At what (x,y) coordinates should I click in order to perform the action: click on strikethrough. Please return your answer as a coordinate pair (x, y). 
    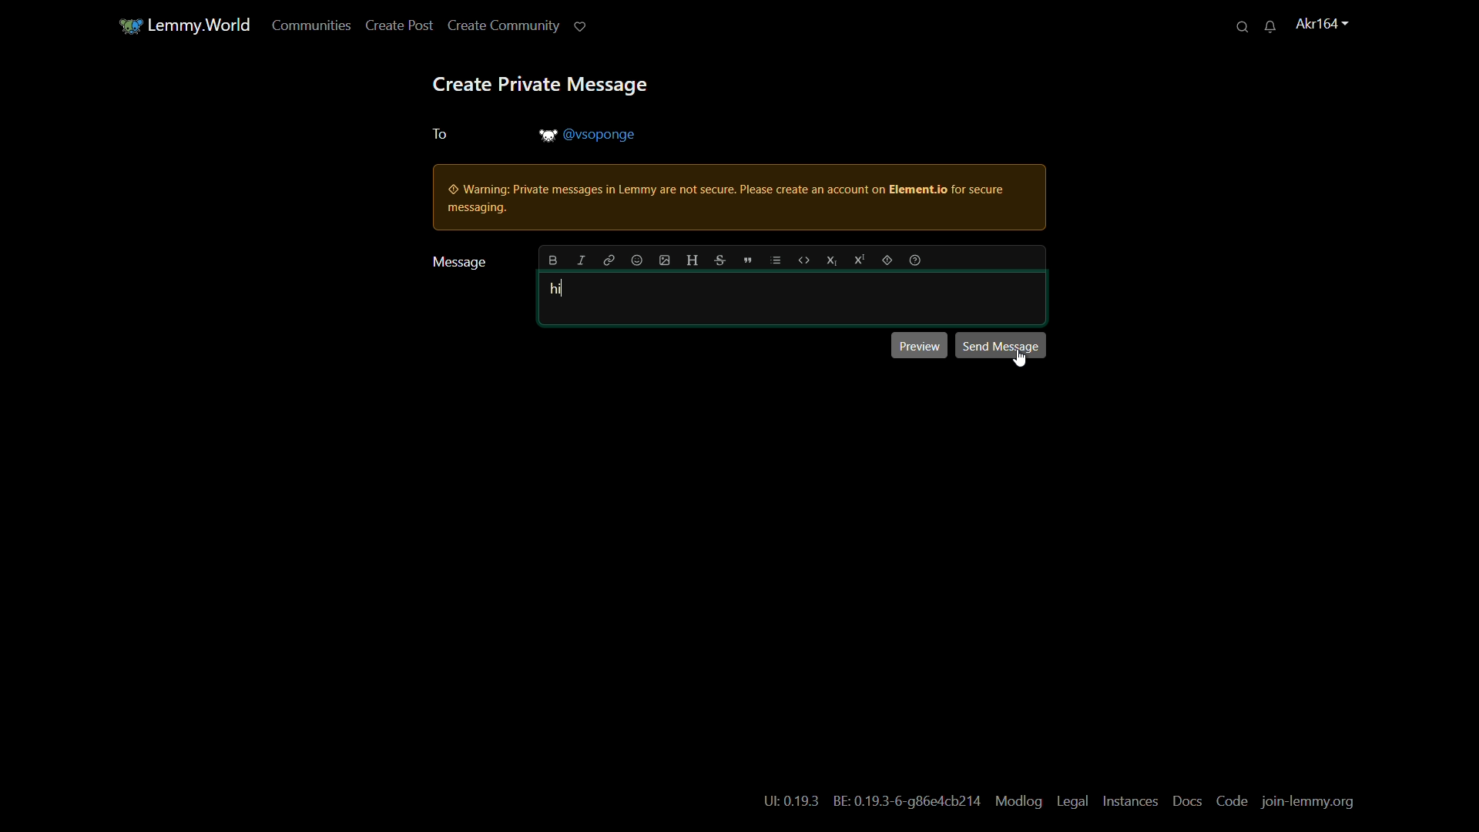
    Looking at the image, I should click on (718, 259).